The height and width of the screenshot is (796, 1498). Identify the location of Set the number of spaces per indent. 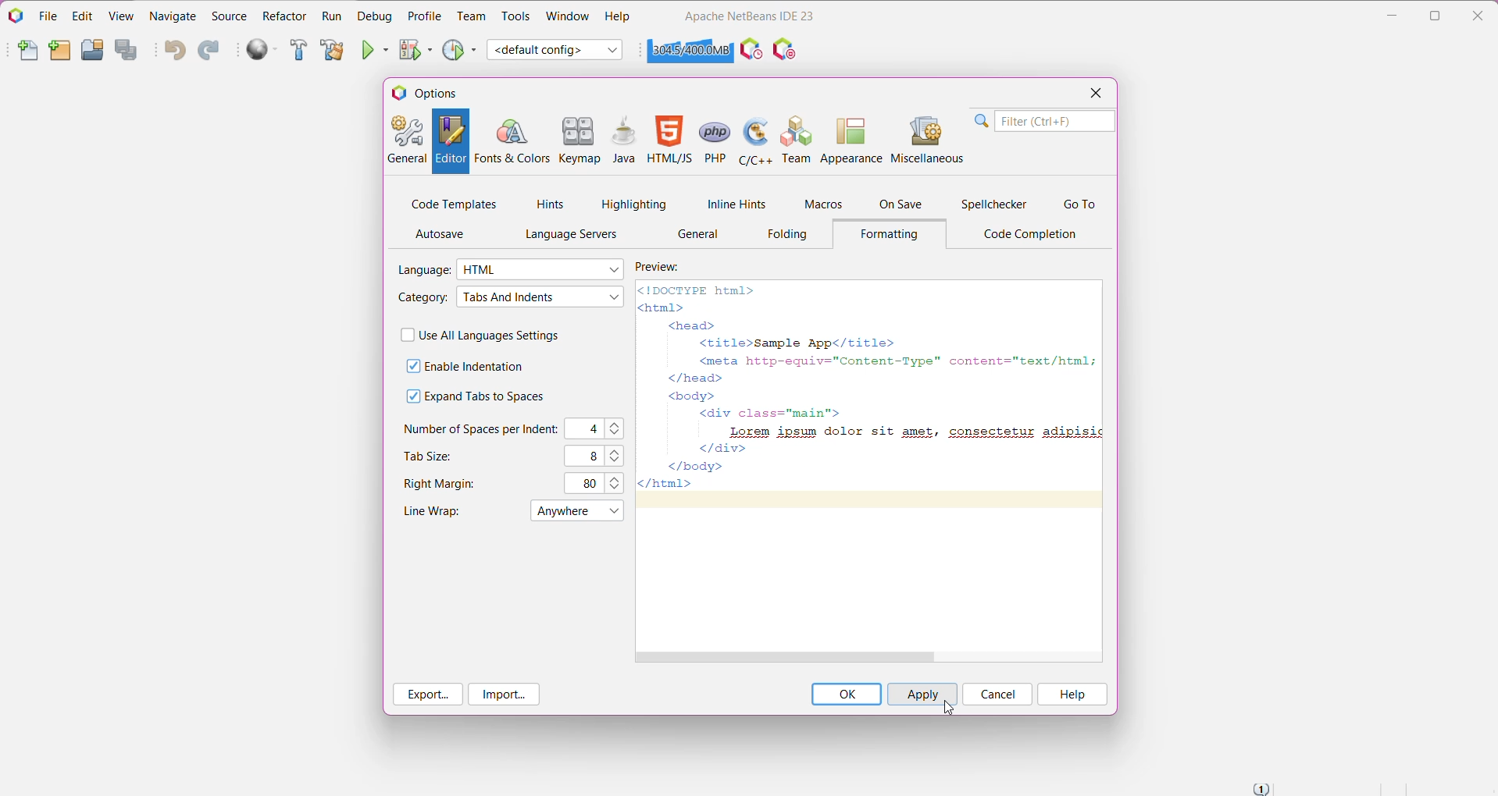
(617, 428).